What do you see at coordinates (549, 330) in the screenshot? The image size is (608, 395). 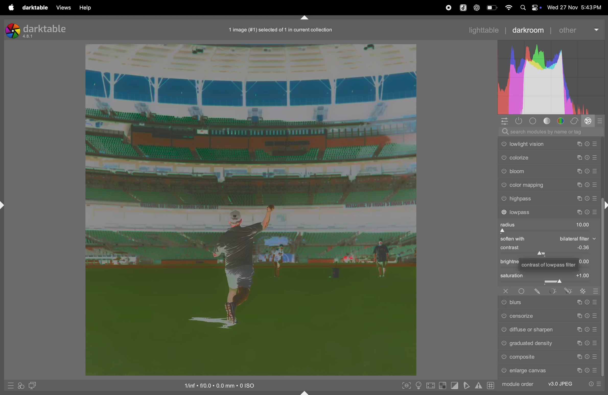 I see `diffuse or sharpen` at bounding box center [549, 330].